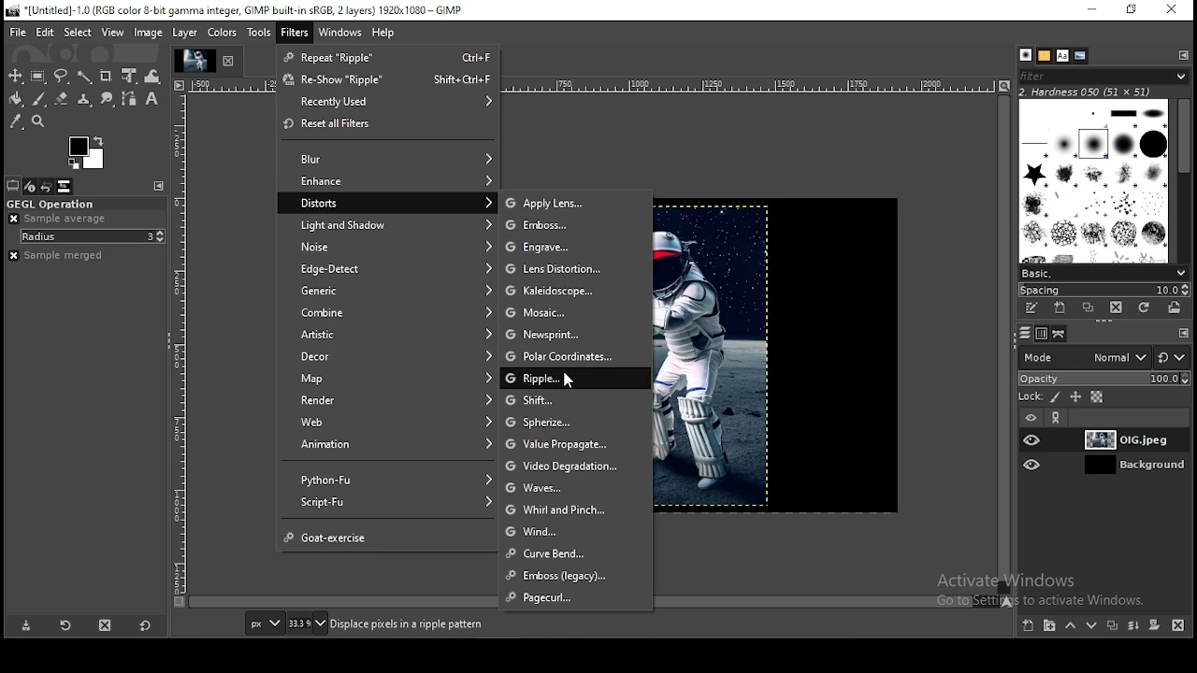 The width and height of the screenshot is (1197, 673). What do you see at coordinates (339, 33) in the screenshot?
I see `windows` at bounding box center [339, 33].